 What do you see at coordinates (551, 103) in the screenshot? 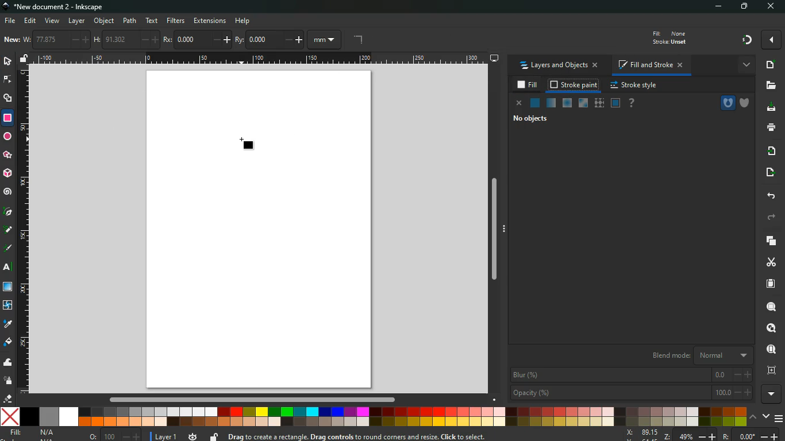
I see `opacity` at bounding box center [551, 103].